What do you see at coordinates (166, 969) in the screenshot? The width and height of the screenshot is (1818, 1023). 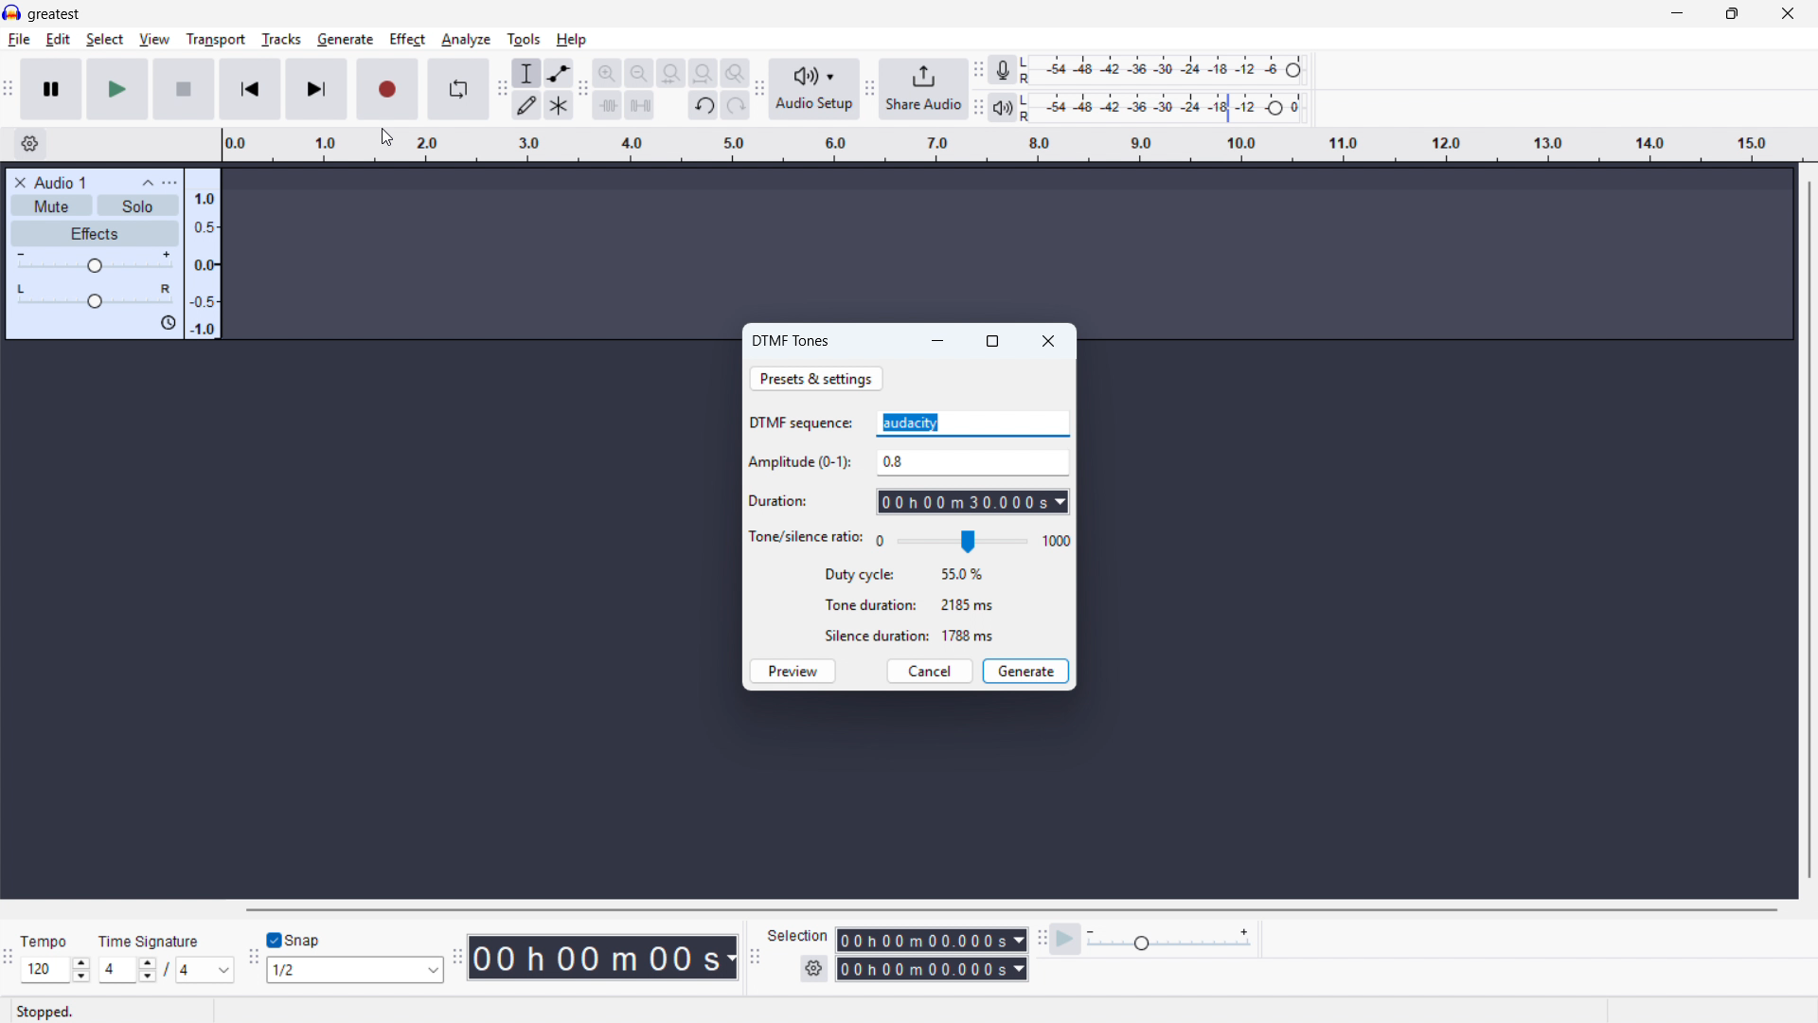 I see `Set time signature ` at bounding box center [166, 969].